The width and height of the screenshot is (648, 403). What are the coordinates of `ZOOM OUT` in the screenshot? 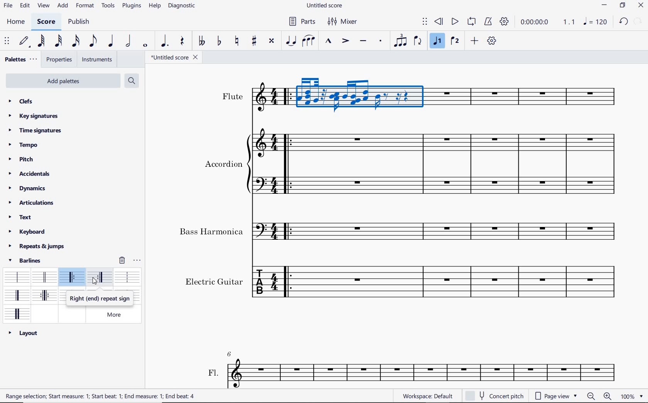 It's located at (591, 396).